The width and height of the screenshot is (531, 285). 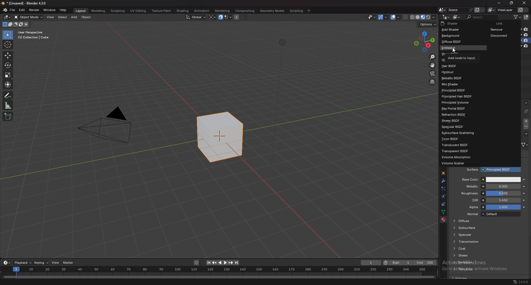 What do you see at coordinates (526, 134) in the screenshot?
I see `dropdown` at bounding box center [526, 134].